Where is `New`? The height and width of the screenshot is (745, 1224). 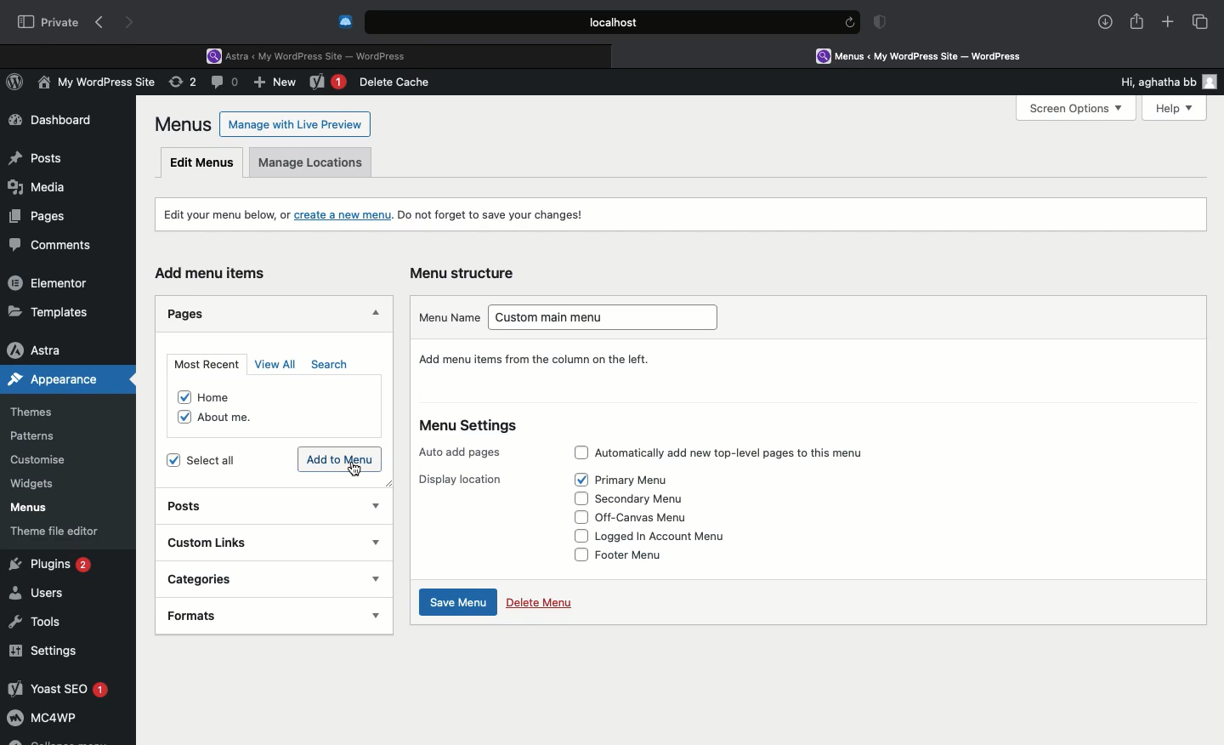 New is located at coordinates (328, 83).